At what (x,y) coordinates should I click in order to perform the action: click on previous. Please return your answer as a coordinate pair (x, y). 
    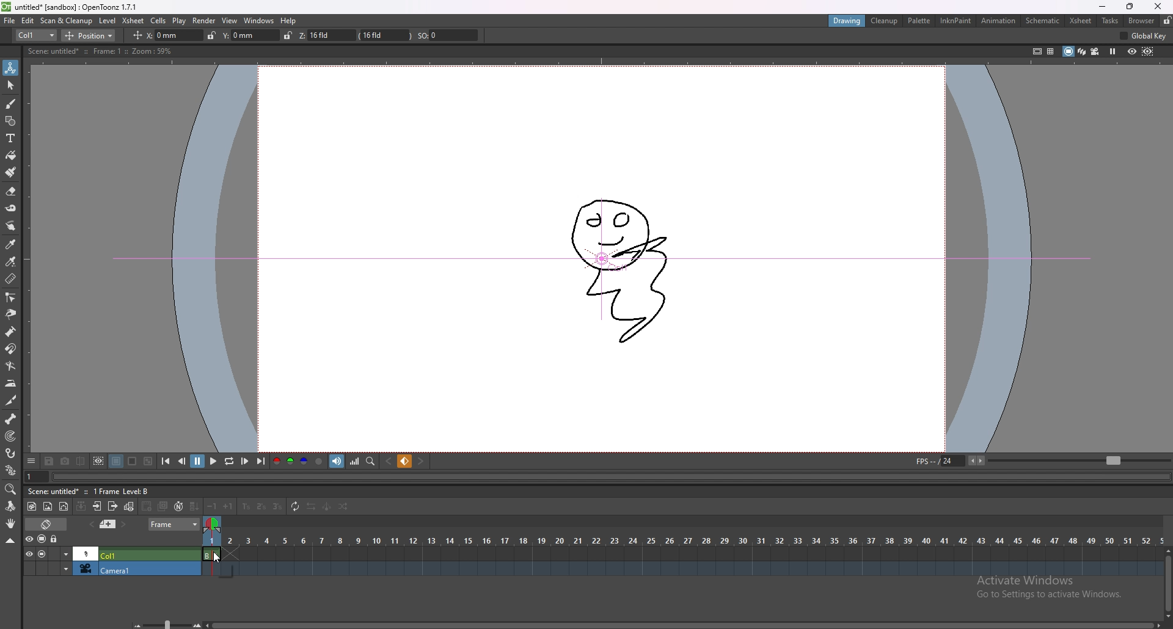
    Looking at the image, I should click on (182, 462).